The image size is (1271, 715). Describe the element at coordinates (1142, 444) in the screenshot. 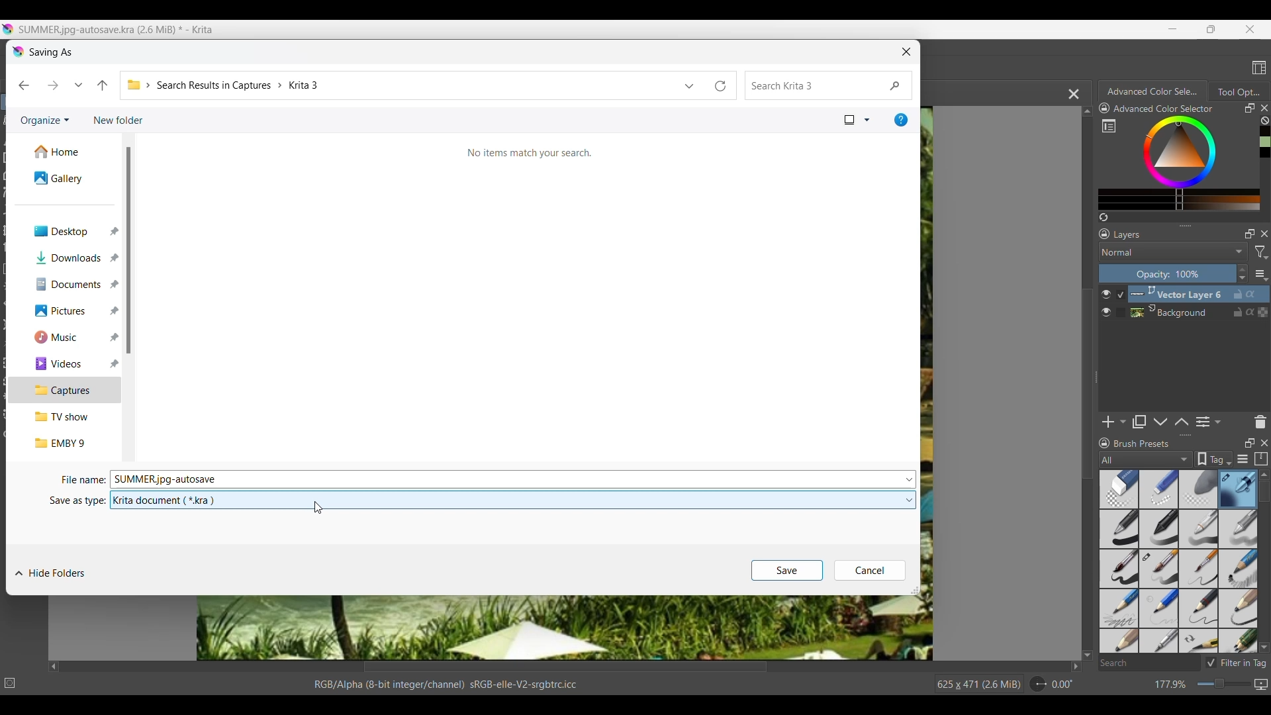

I see `Title of panel` at that location.